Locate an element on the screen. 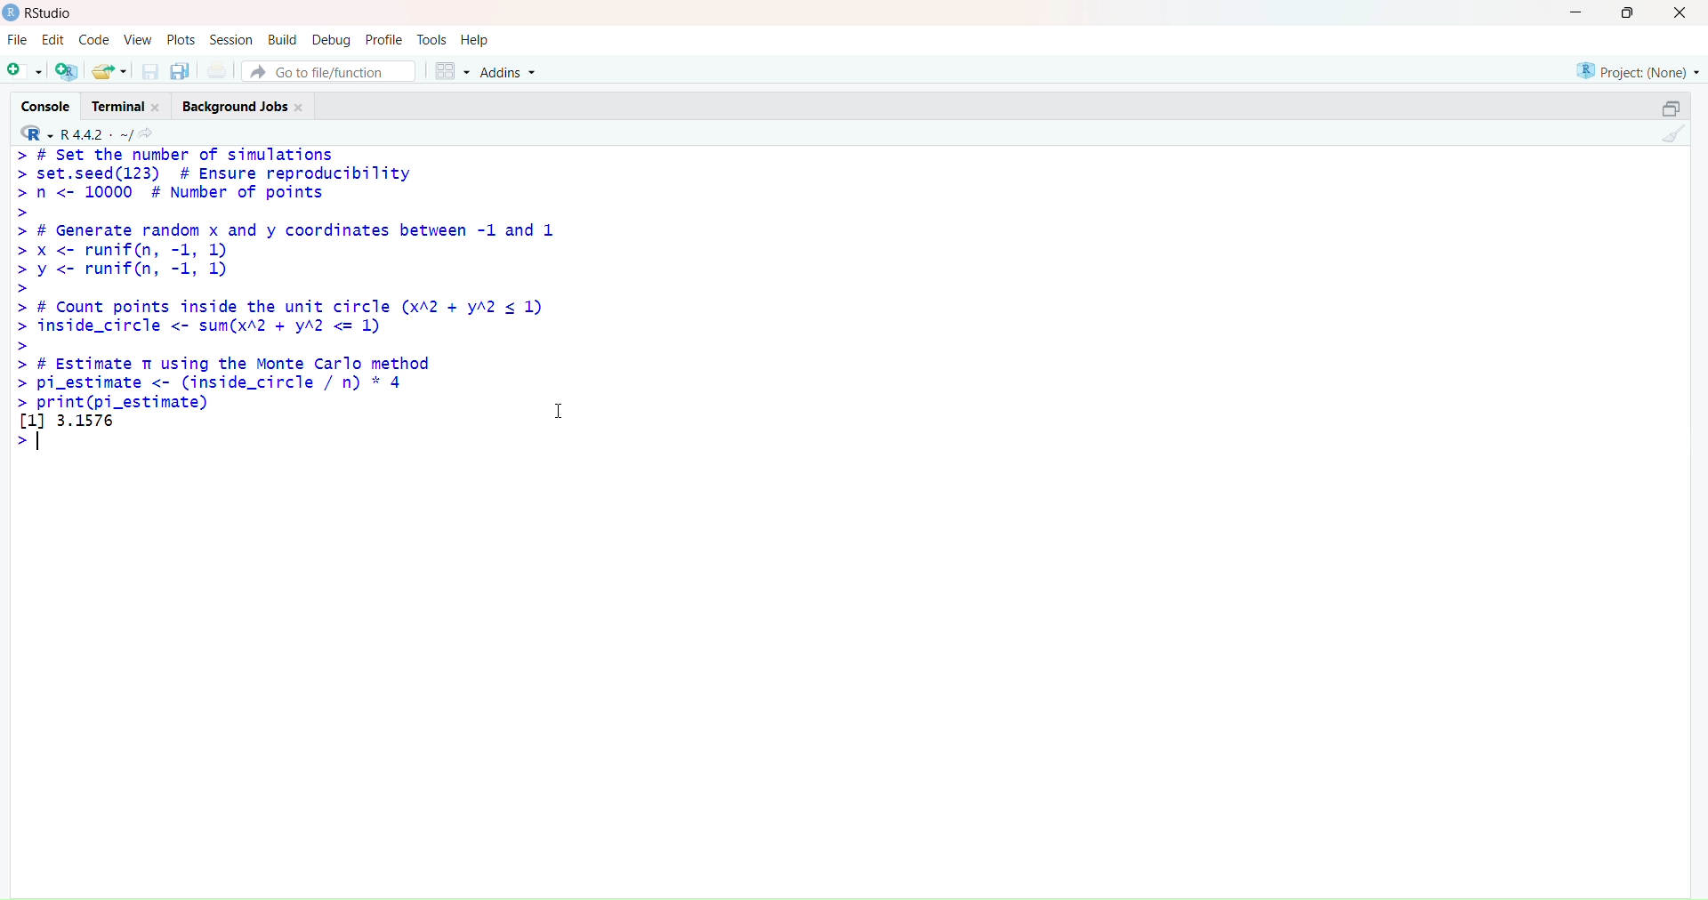 The height and width of the screenshot is (900, 1708). Plots is located at coordinates (181, 38).